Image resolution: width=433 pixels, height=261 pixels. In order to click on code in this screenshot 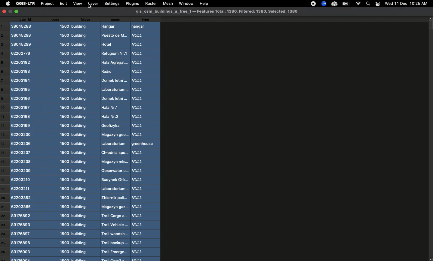, I will do `click(56, 139)`.